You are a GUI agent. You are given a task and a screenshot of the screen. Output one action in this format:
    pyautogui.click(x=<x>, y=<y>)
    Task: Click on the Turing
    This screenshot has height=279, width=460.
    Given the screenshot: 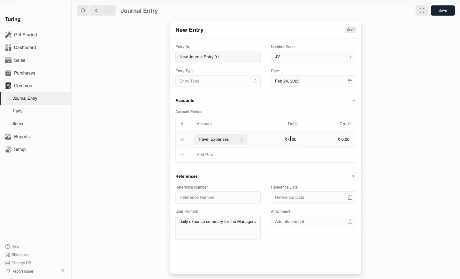 What is the action you would take?
    pyautogui.click(x=14, y=20)
    